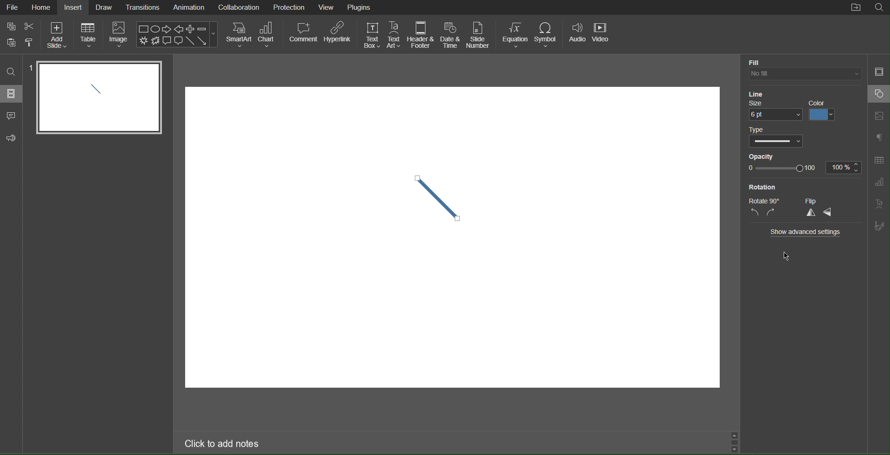 This screenshot has width=890, height=455. Describe the element at coordinates (760, 103) in the screenshot. I see `Size` at that location.